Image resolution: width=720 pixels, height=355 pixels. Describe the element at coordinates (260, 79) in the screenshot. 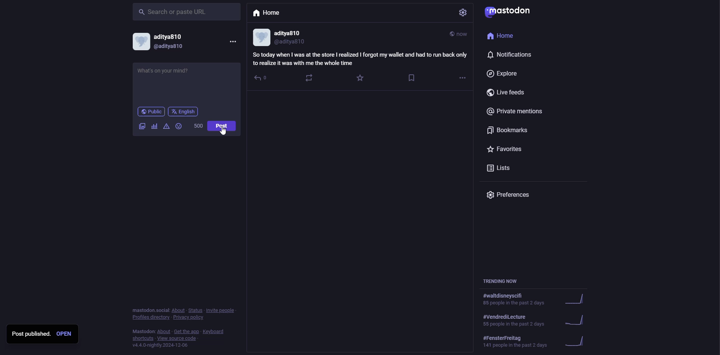

I see `reply` at that location.